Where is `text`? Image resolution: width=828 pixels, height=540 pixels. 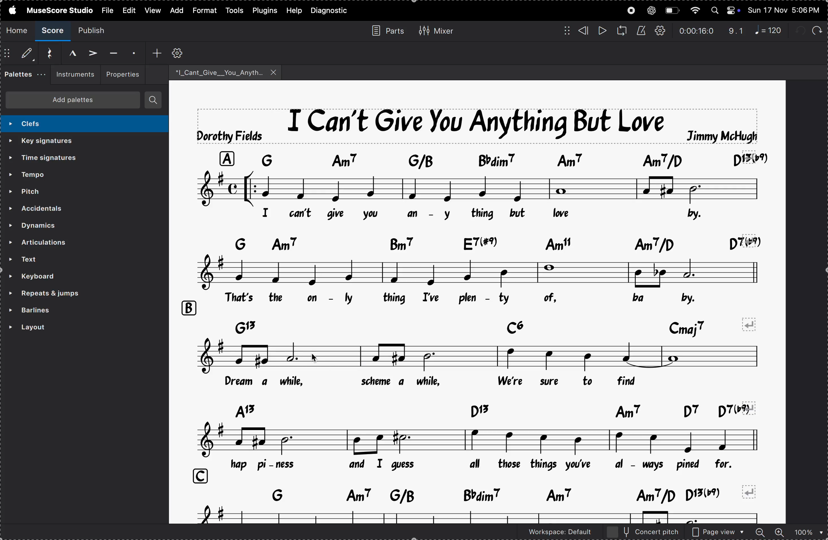
text is located at coordinates (71, 259).